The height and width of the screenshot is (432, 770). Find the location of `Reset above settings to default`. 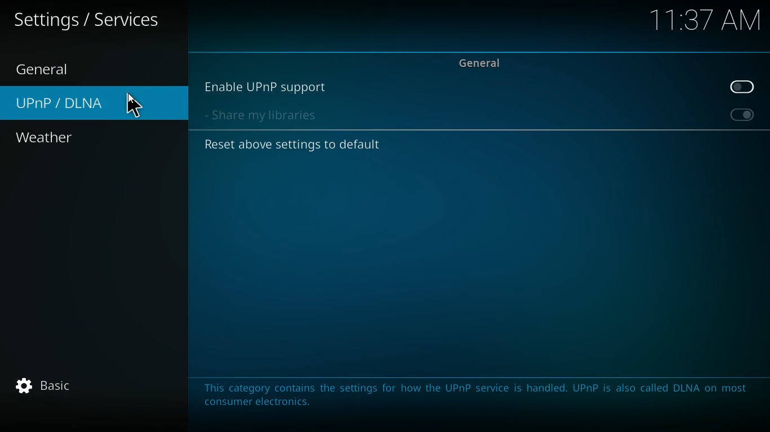

Reset above settings to default is located at coordinates (295, 145).